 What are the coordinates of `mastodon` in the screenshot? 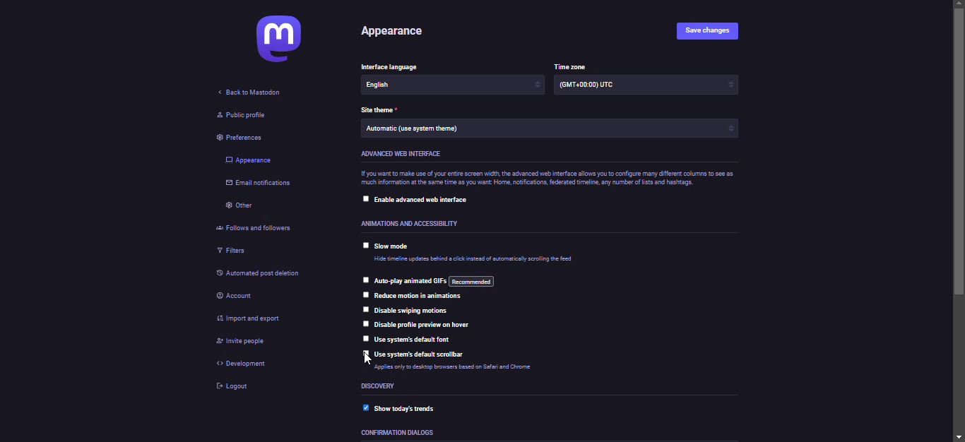 It's located at (286, 44).